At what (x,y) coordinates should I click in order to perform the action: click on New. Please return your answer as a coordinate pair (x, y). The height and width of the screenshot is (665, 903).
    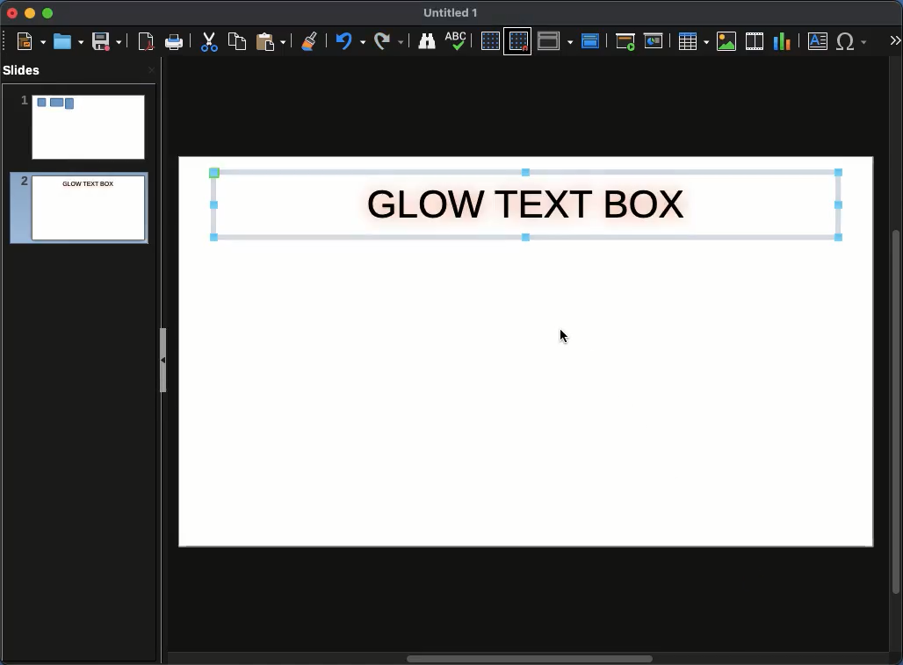
    Looking at the image, I should click on (31, 40).